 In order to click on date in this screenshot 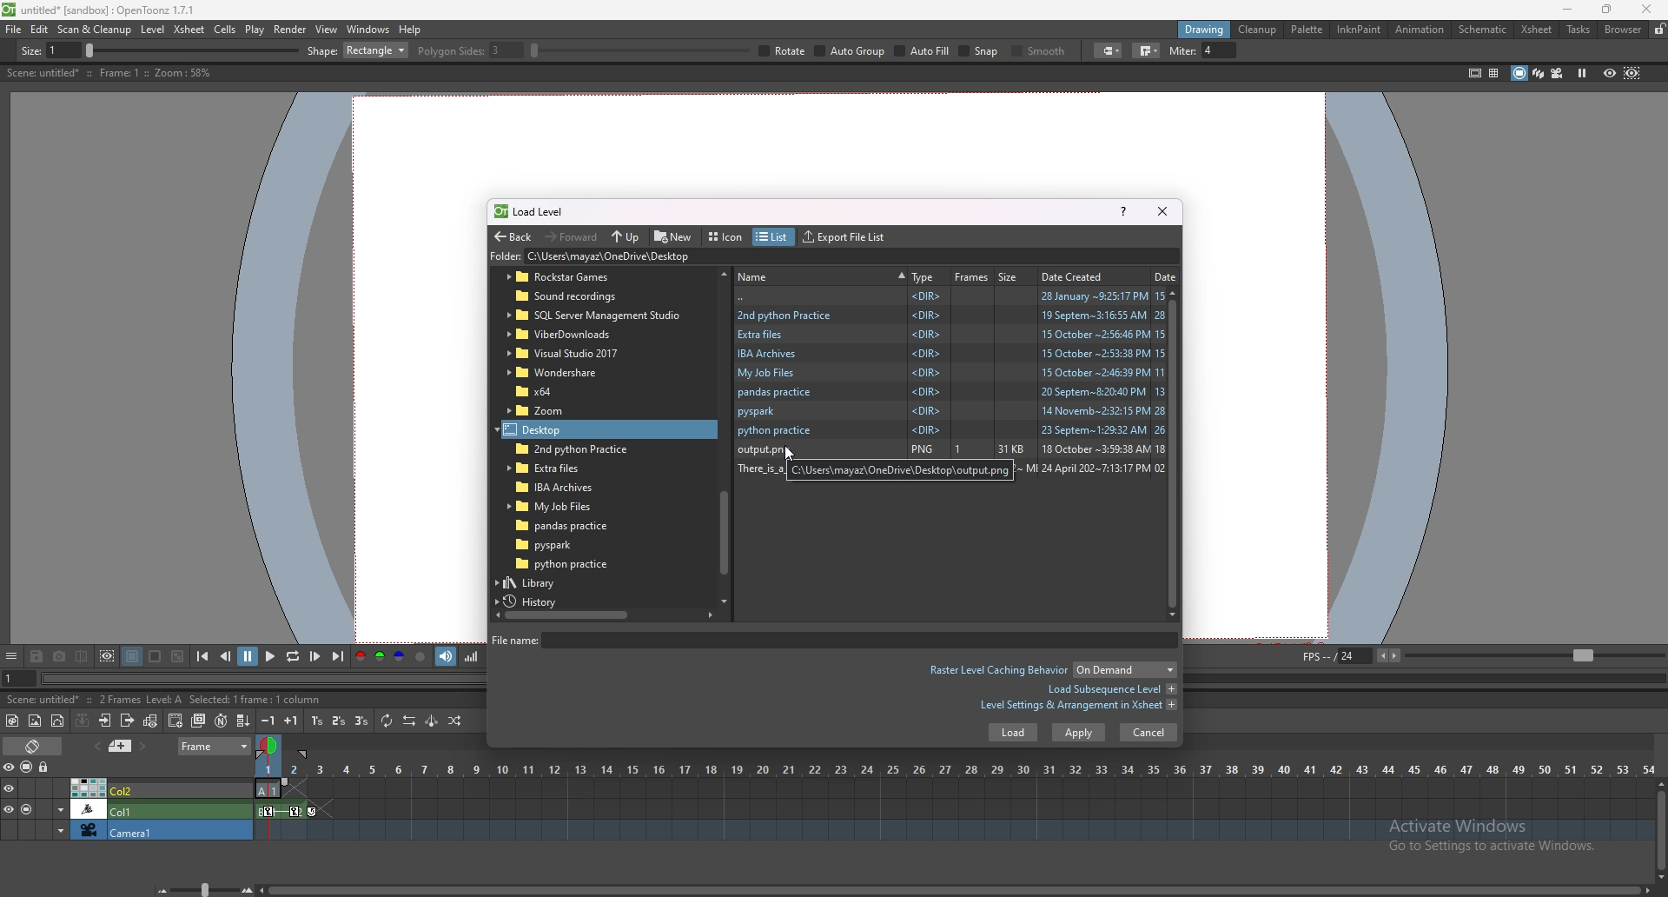, I will do `click(1166, 276)`.